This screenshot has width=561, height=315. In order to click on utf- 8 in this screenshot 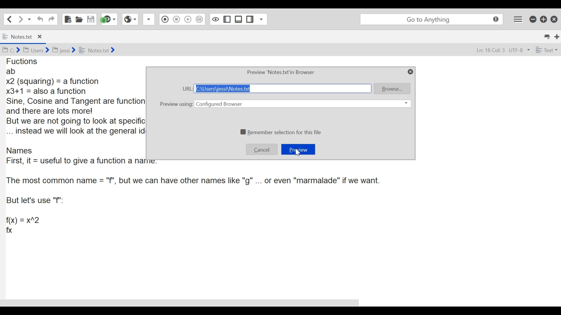, I will do `click(519, 50)`.